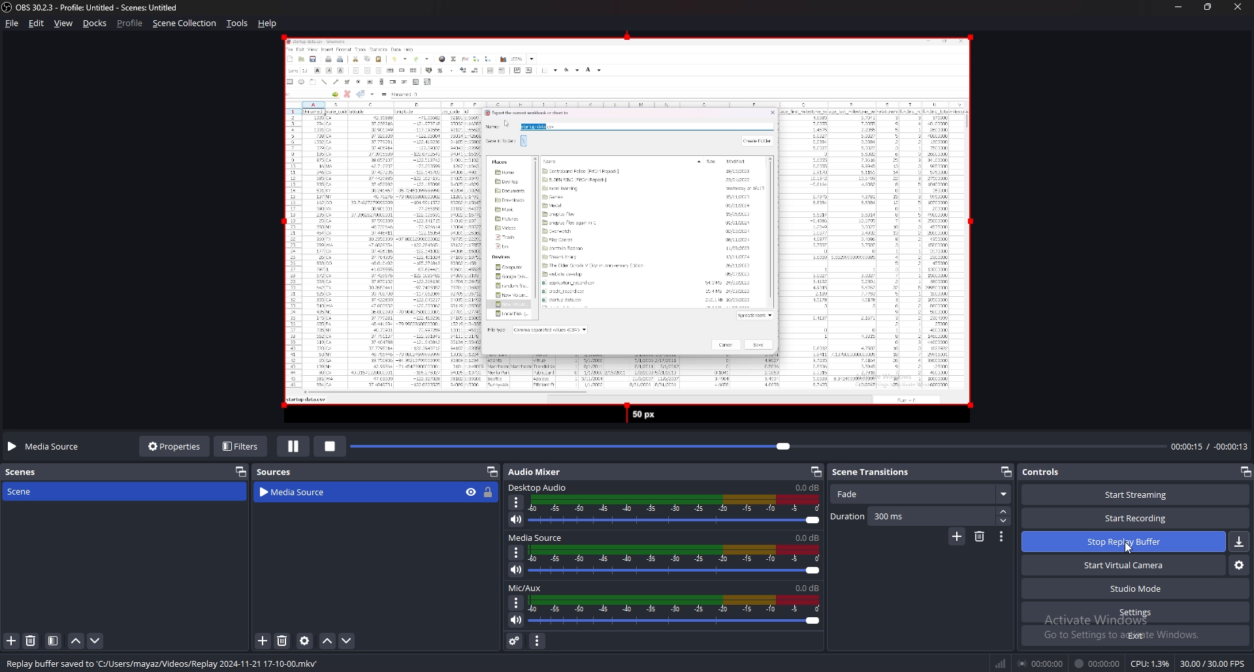  Describe the element at coordinates (1135, 588) in the screenshot. I see `studio mode` at that location.